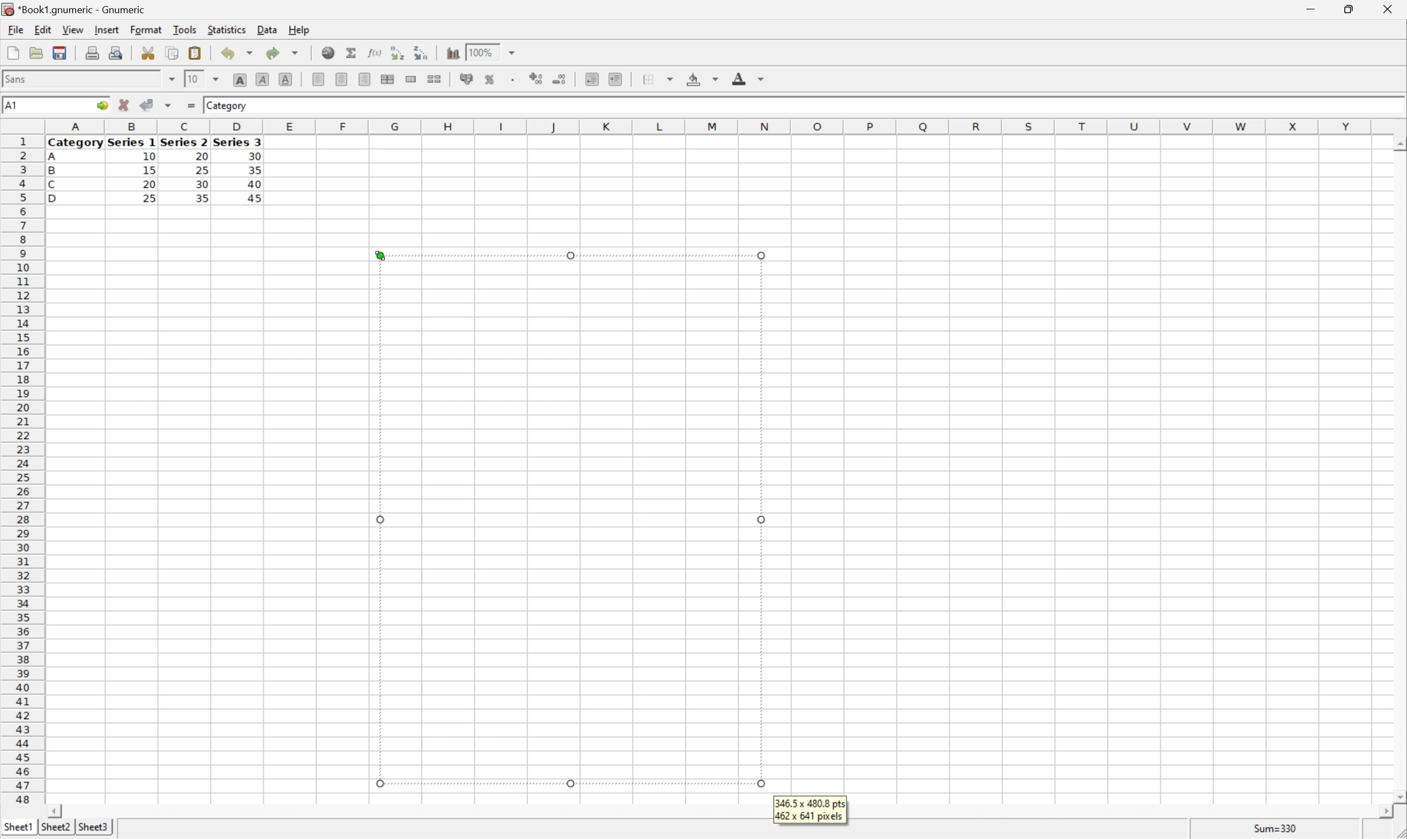 This screenshot has height=839, width=1407. I want to click on Statistics, so click(228, 30).